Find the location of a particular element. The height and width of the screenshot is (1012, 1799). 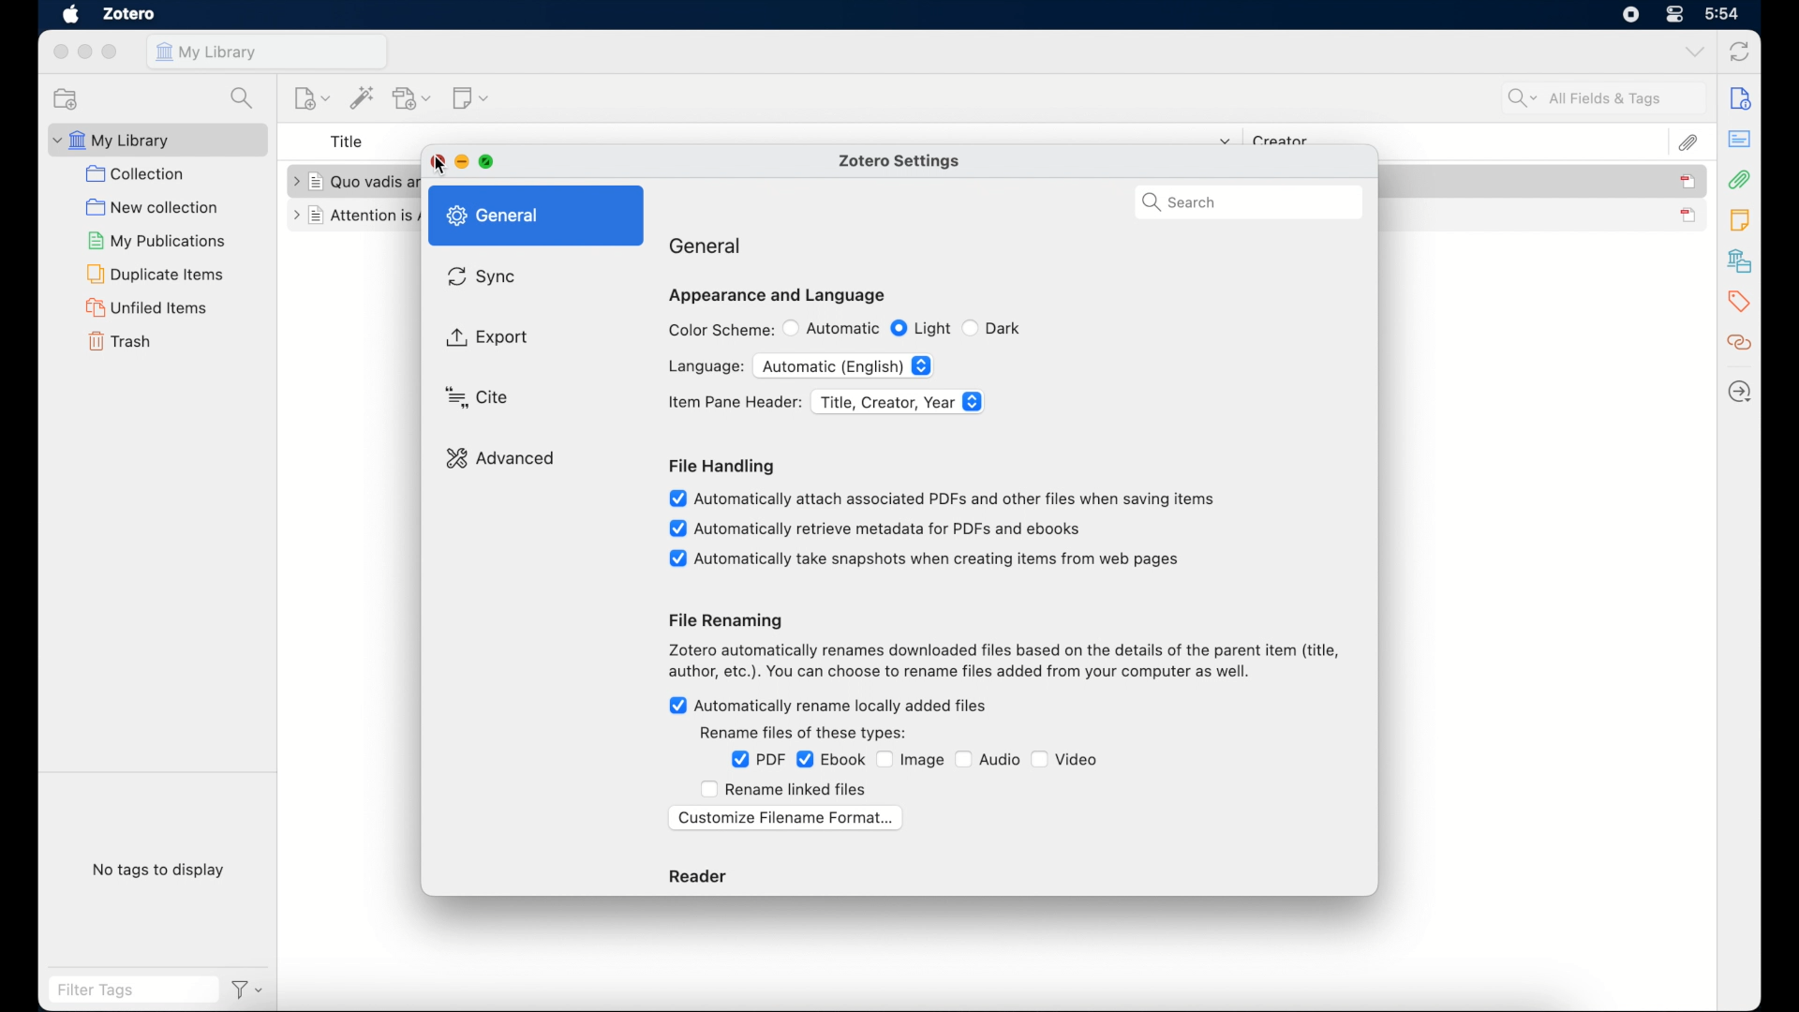

time is located at coordinates (1721, 14).